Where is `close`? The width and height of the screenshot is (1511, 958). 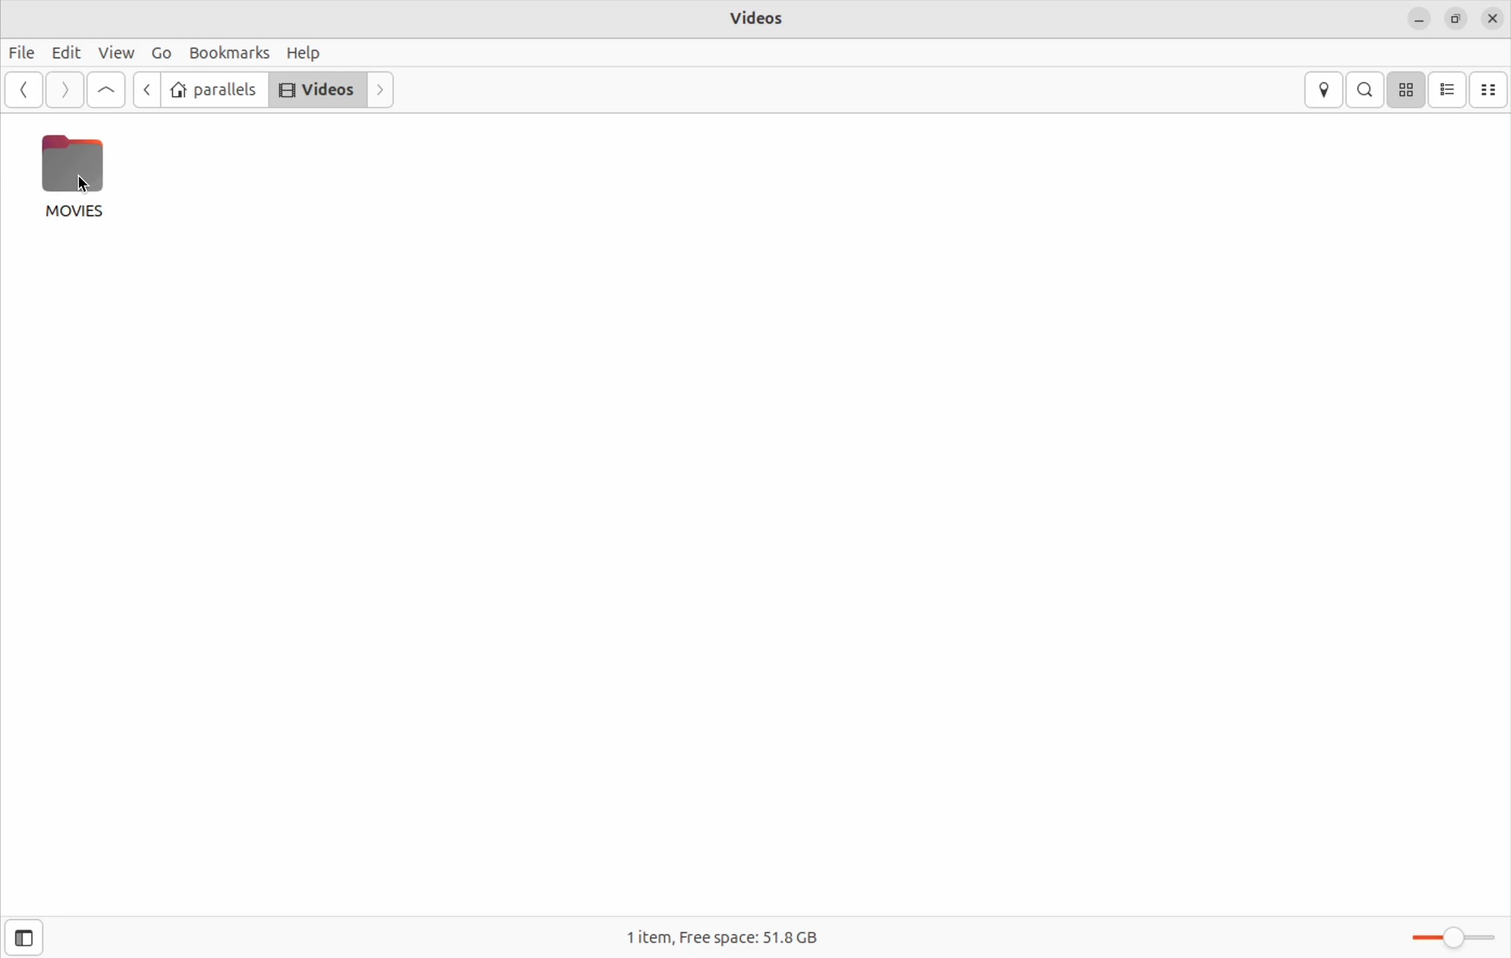
close is located at coordinates (1492, 18).